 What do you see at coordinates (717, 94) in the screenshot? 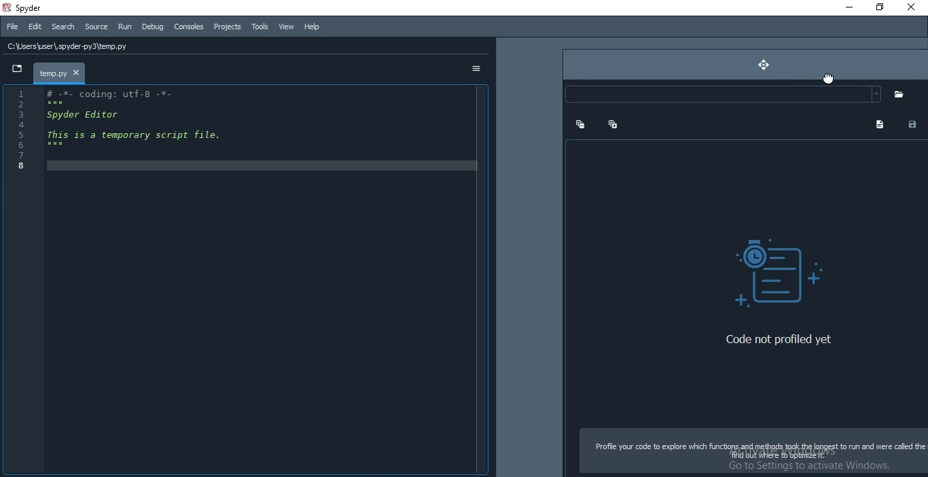
I see `input element` at bounding box center [717, 94].